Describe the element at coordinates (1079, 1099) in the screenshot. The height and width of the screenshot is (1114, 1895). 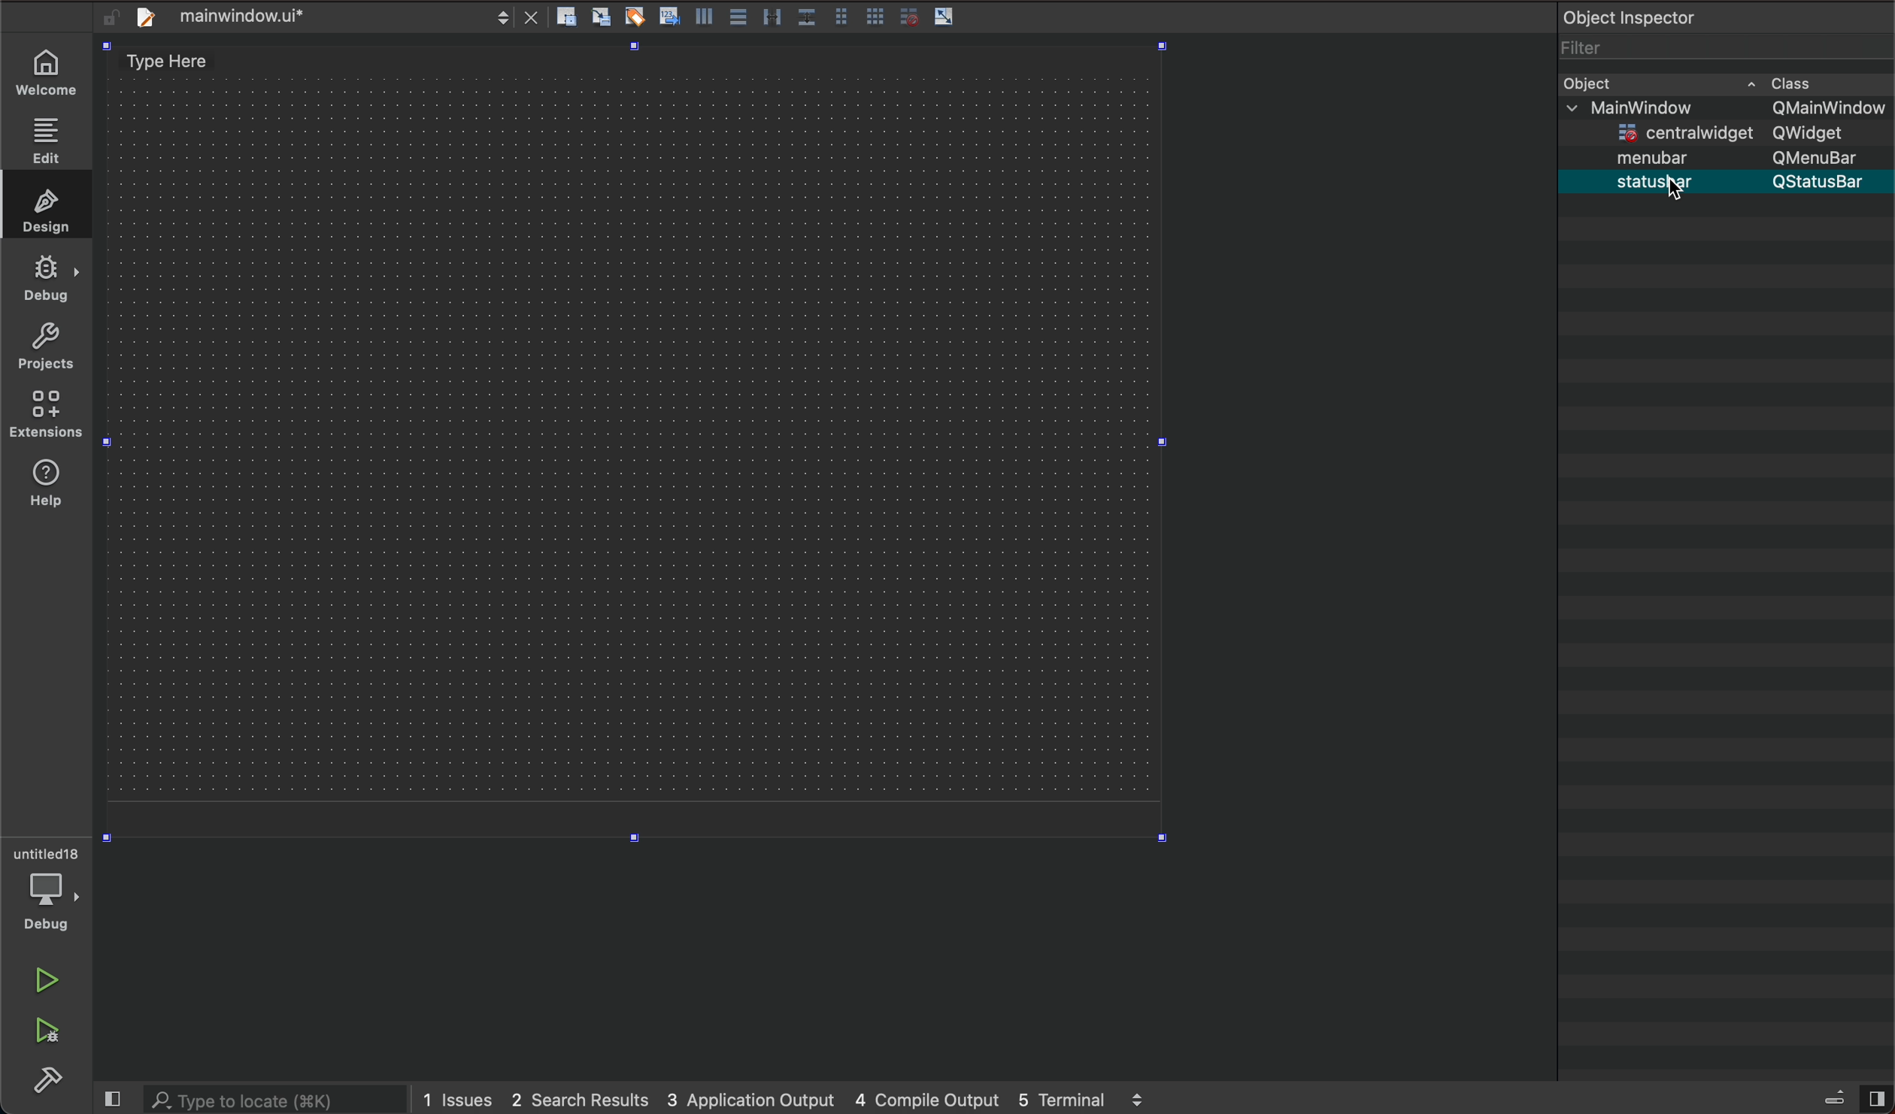
I see `5 terminal` at that location.